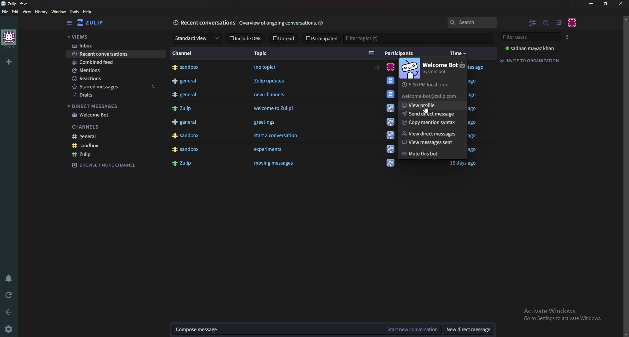  Describe the element at coordinates (266, 68) in the screenshot. I see `(no topic)` at that location.